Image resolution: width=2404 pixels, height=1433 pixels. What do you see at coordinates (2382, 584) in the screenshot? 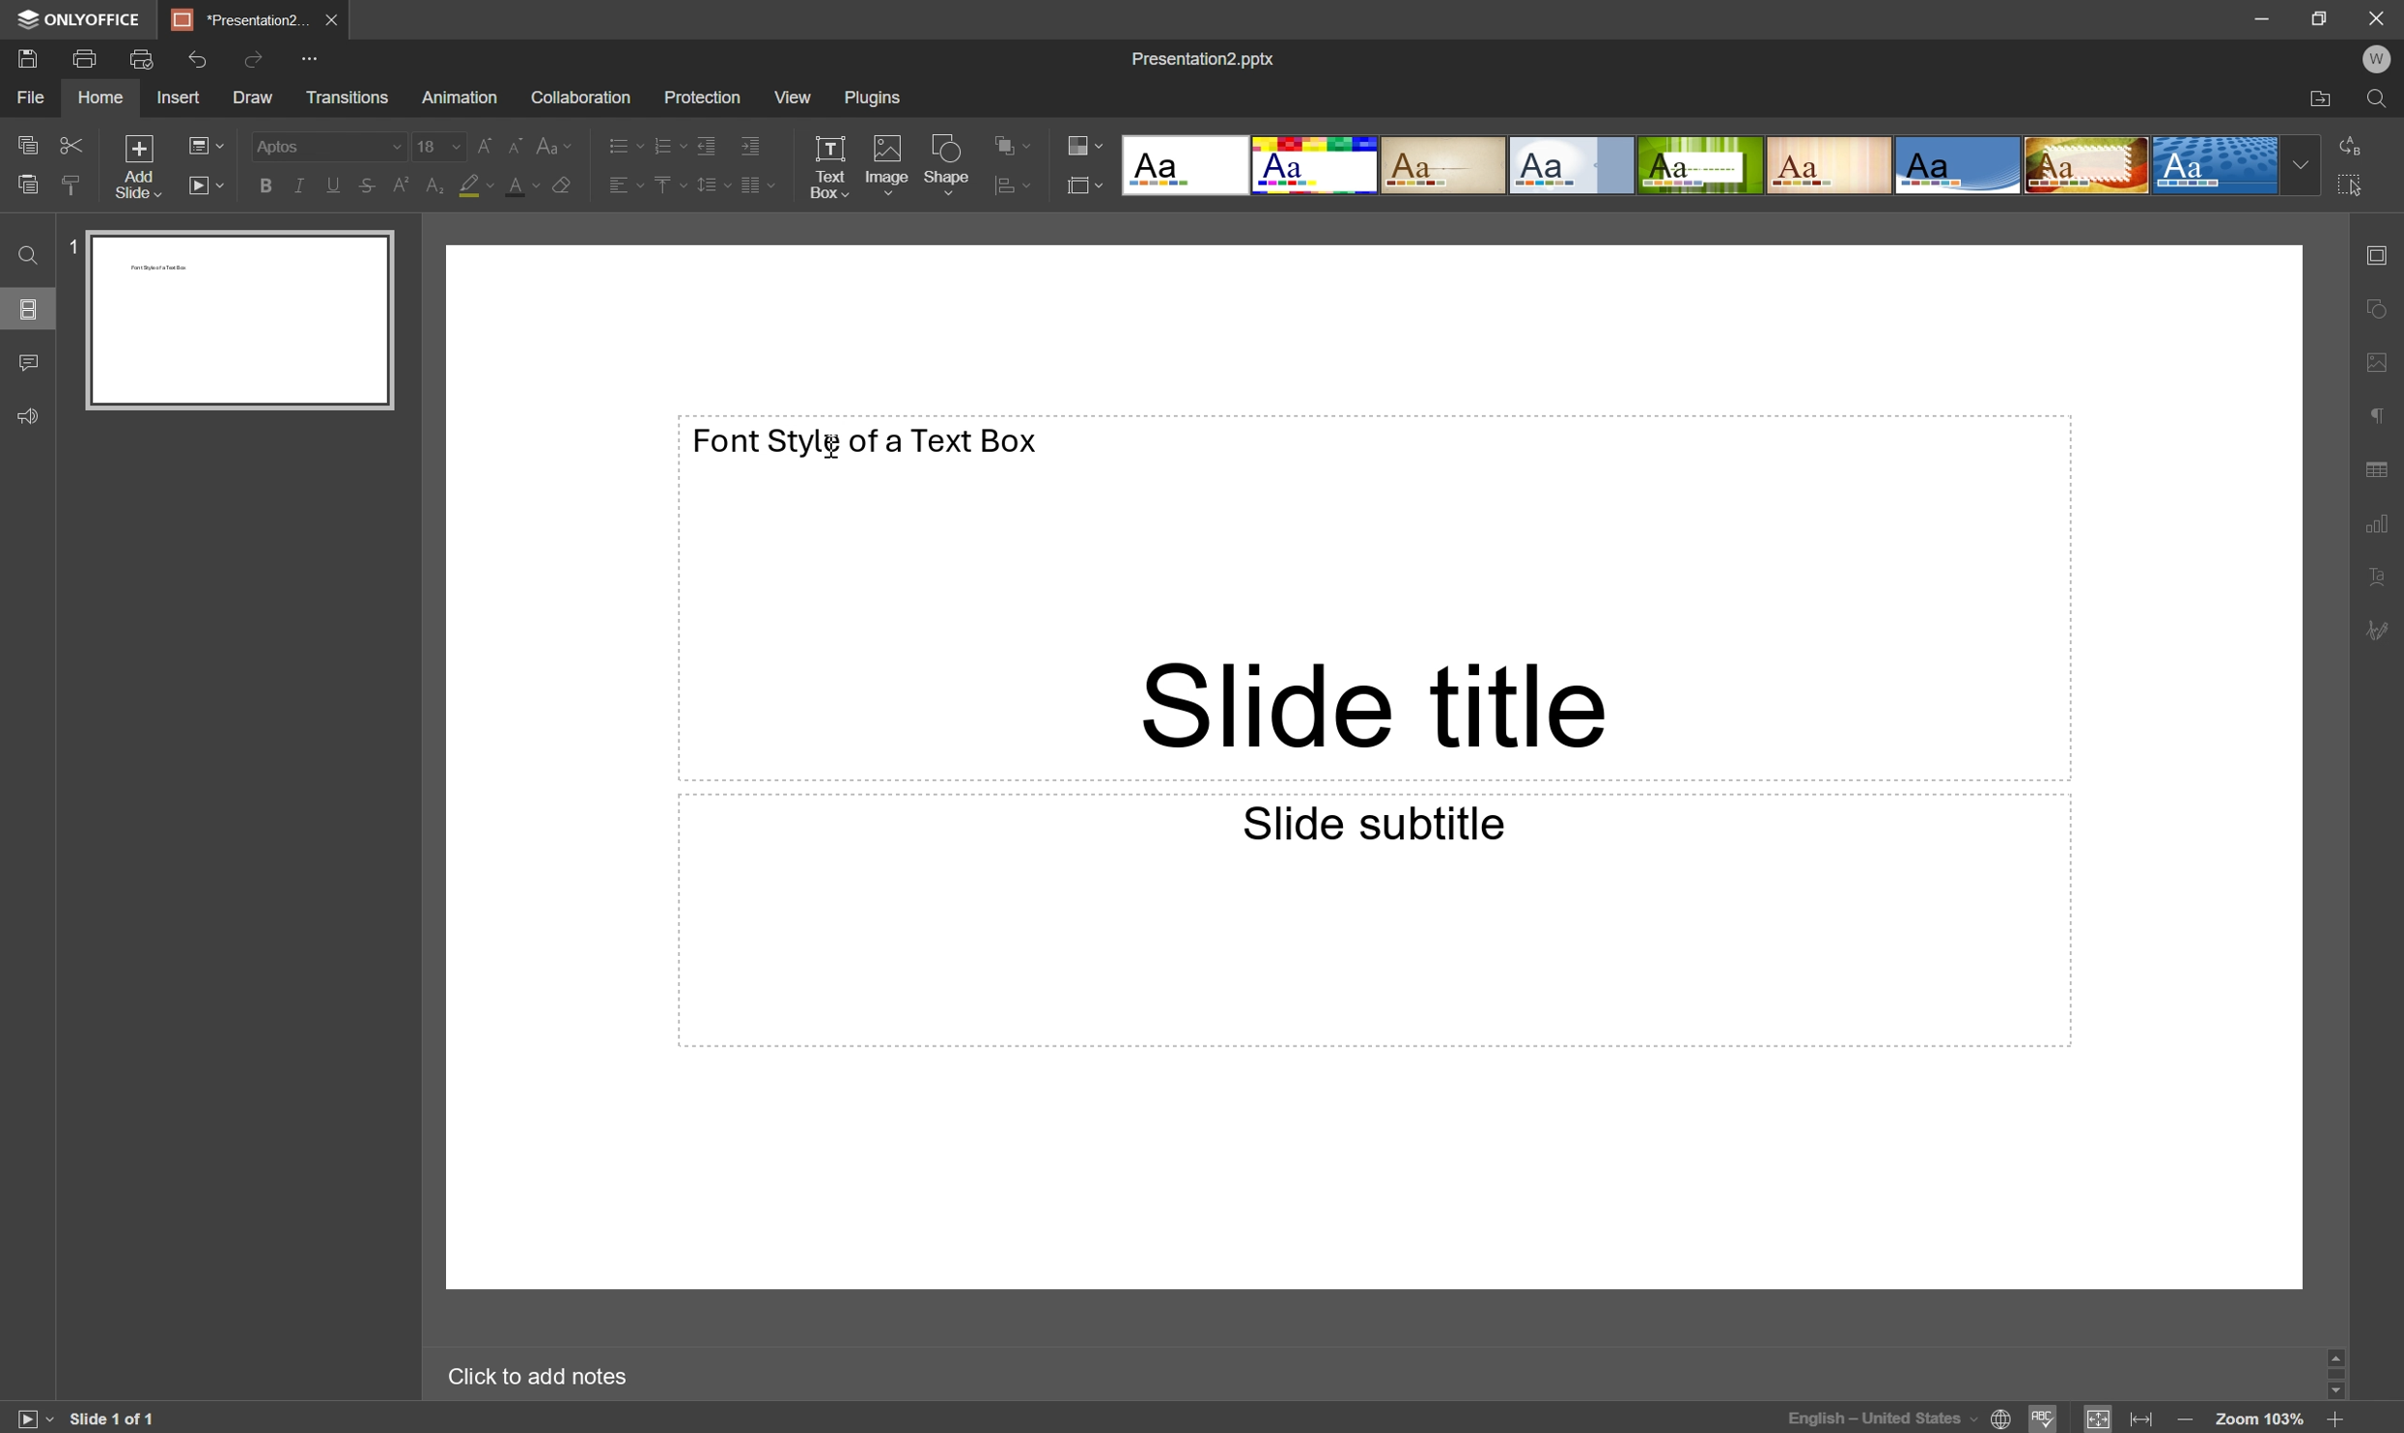
I see `Text Art settings` at bounding box center [2382, 584].